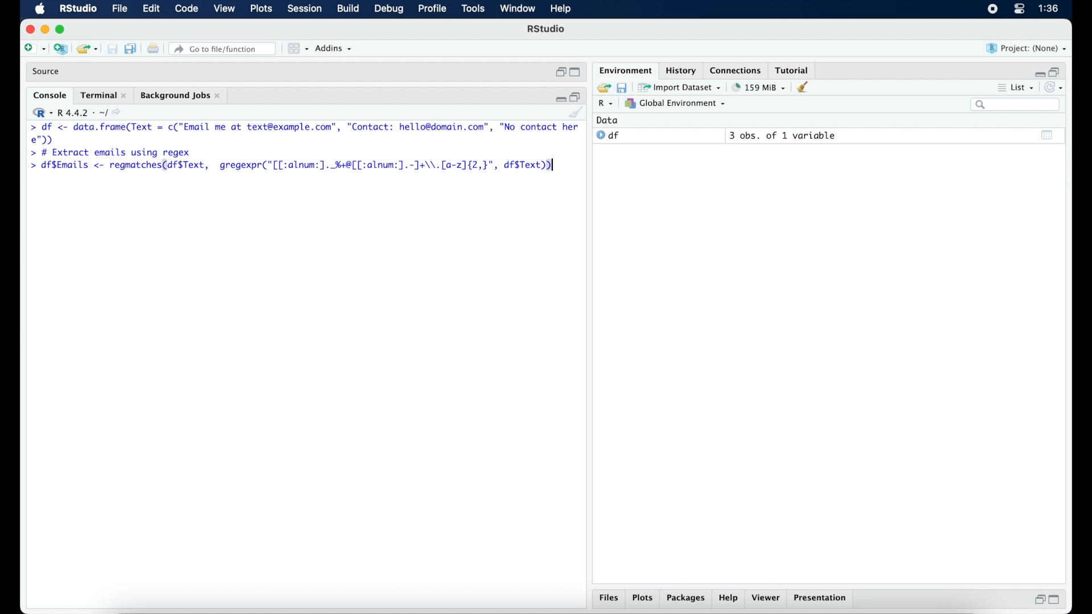 The width and height of the screenshot is (1092, 614). I want to click on > df <- Se renee = c("Email me at text@example.com”, "Contact: hello@domain.com”, "No contact
here");, so click(305, 134).